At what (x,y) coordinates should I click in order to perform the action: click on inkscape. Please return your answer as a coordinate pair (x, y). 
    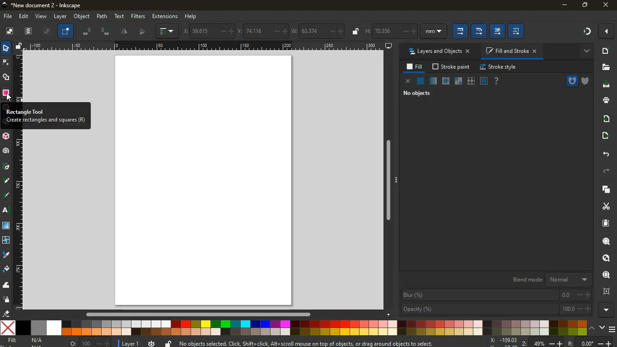
    Looking at the image, I should click on (43, 5).